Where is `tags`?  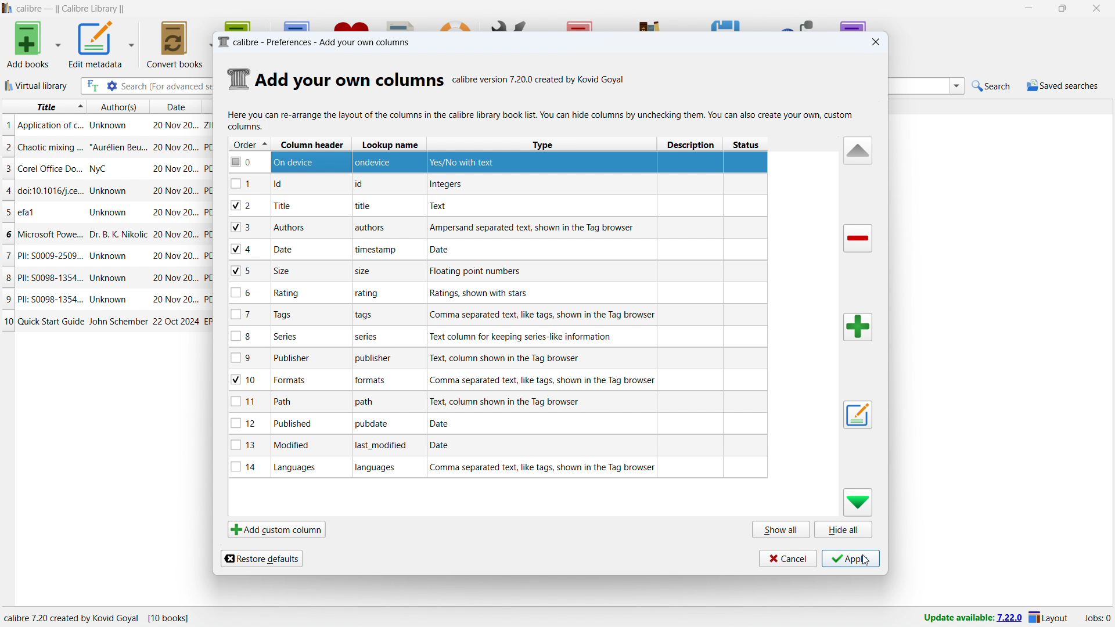 tags is located at coordinates (302, 316).